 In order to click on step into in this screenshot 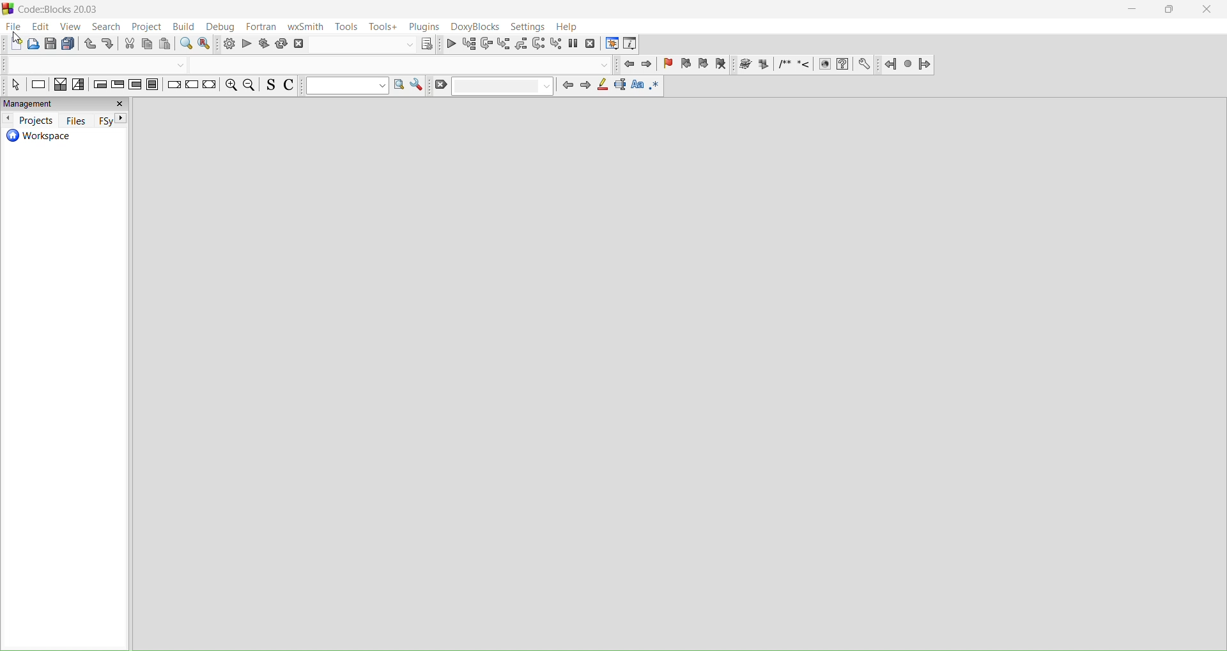, I will do `click(504, 44)`.